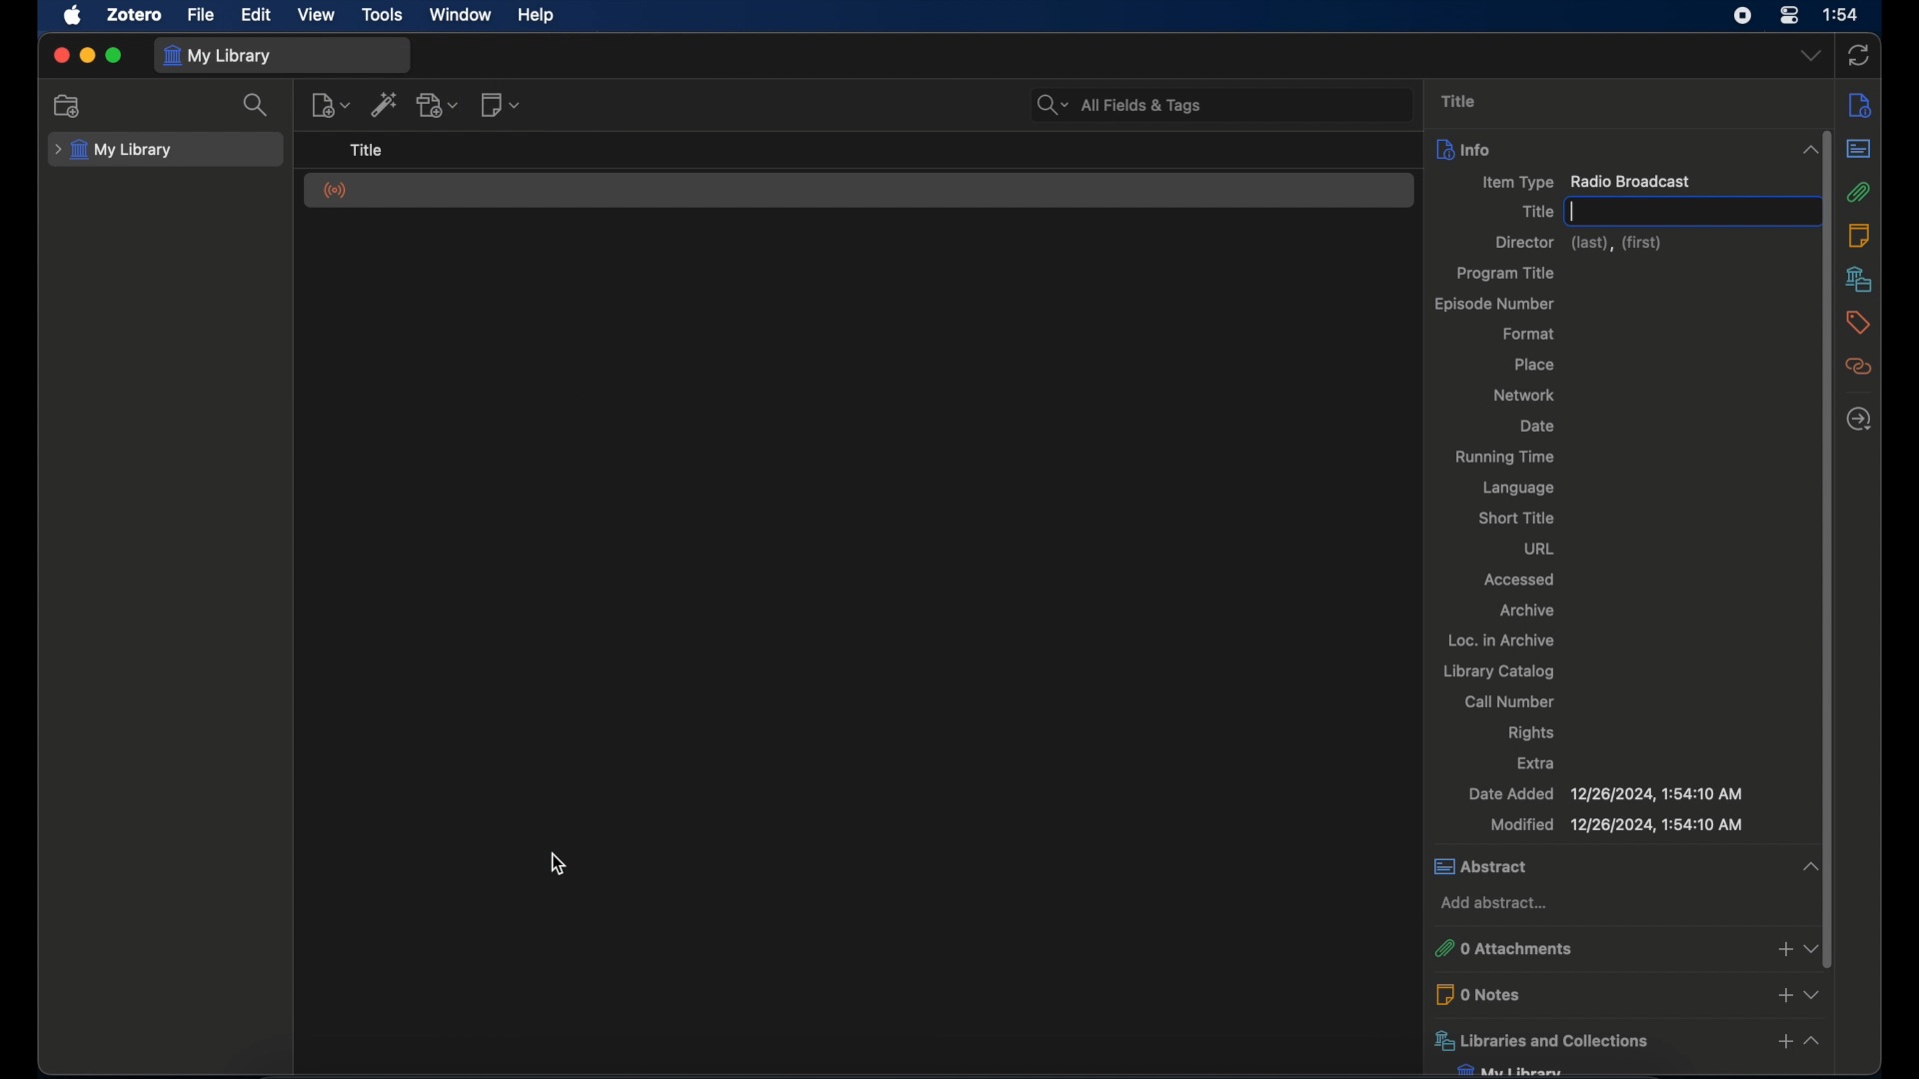 Image resolution: width=1919 pixels, height=1079 pixels. Describe the element at coordinates (1516, 519) in the screenshot. I see `short title` at that location.